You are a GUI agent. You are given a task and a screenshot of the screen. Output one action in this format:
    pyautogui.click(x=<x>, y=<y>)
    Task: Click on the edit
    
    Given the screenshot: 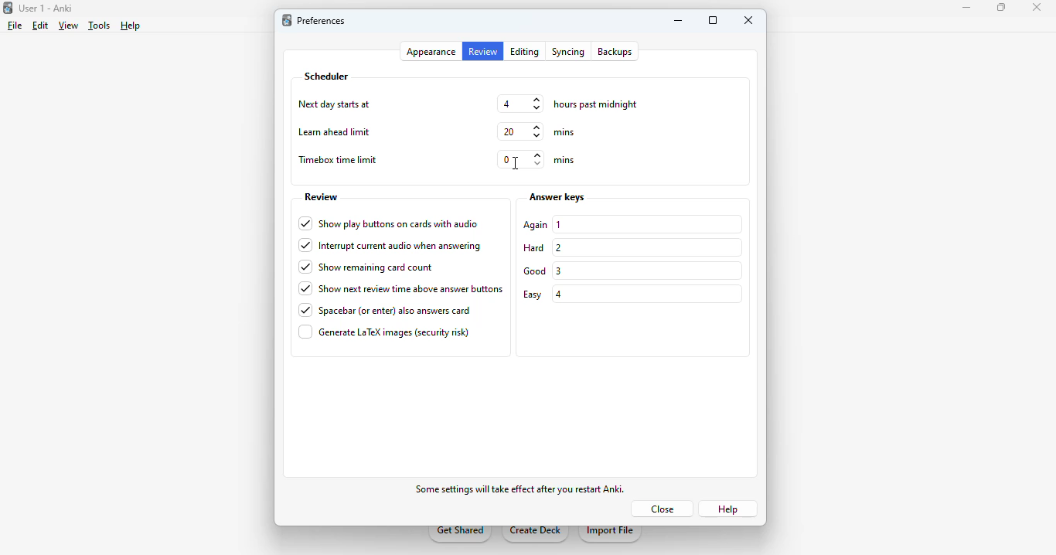 What is the action you would take?
    pyautogui.click(x=42, y=26)
    